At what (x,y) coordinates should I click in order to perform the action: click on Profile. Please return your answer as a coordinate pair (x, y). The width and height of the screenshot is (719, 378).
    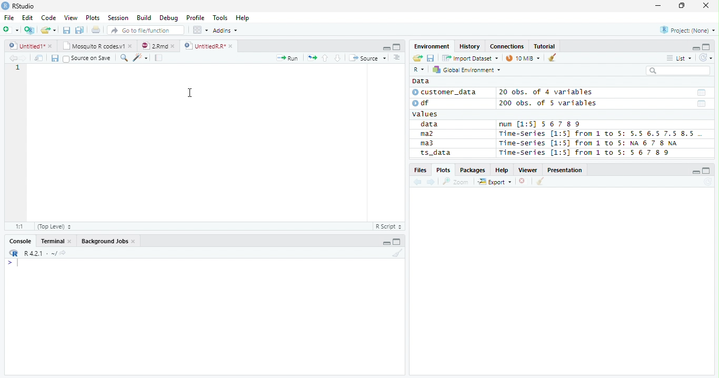
    Looking at the image, I should click on (195, 18).